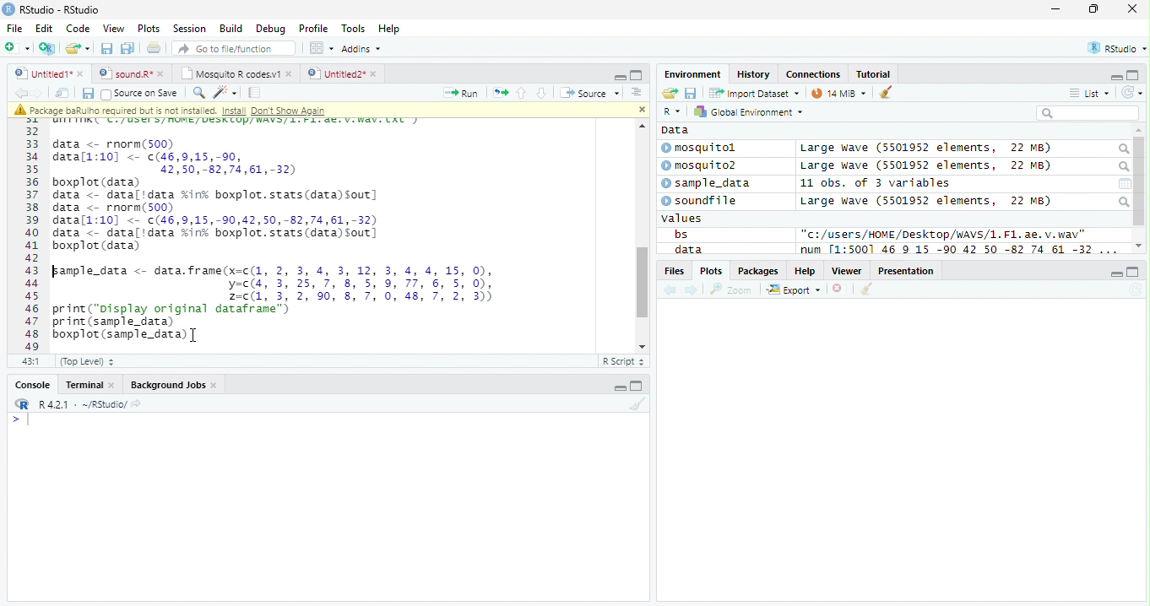 The width and height of the screenshot is (1150, 606). I want to click on scroll down, so click(638, 346).